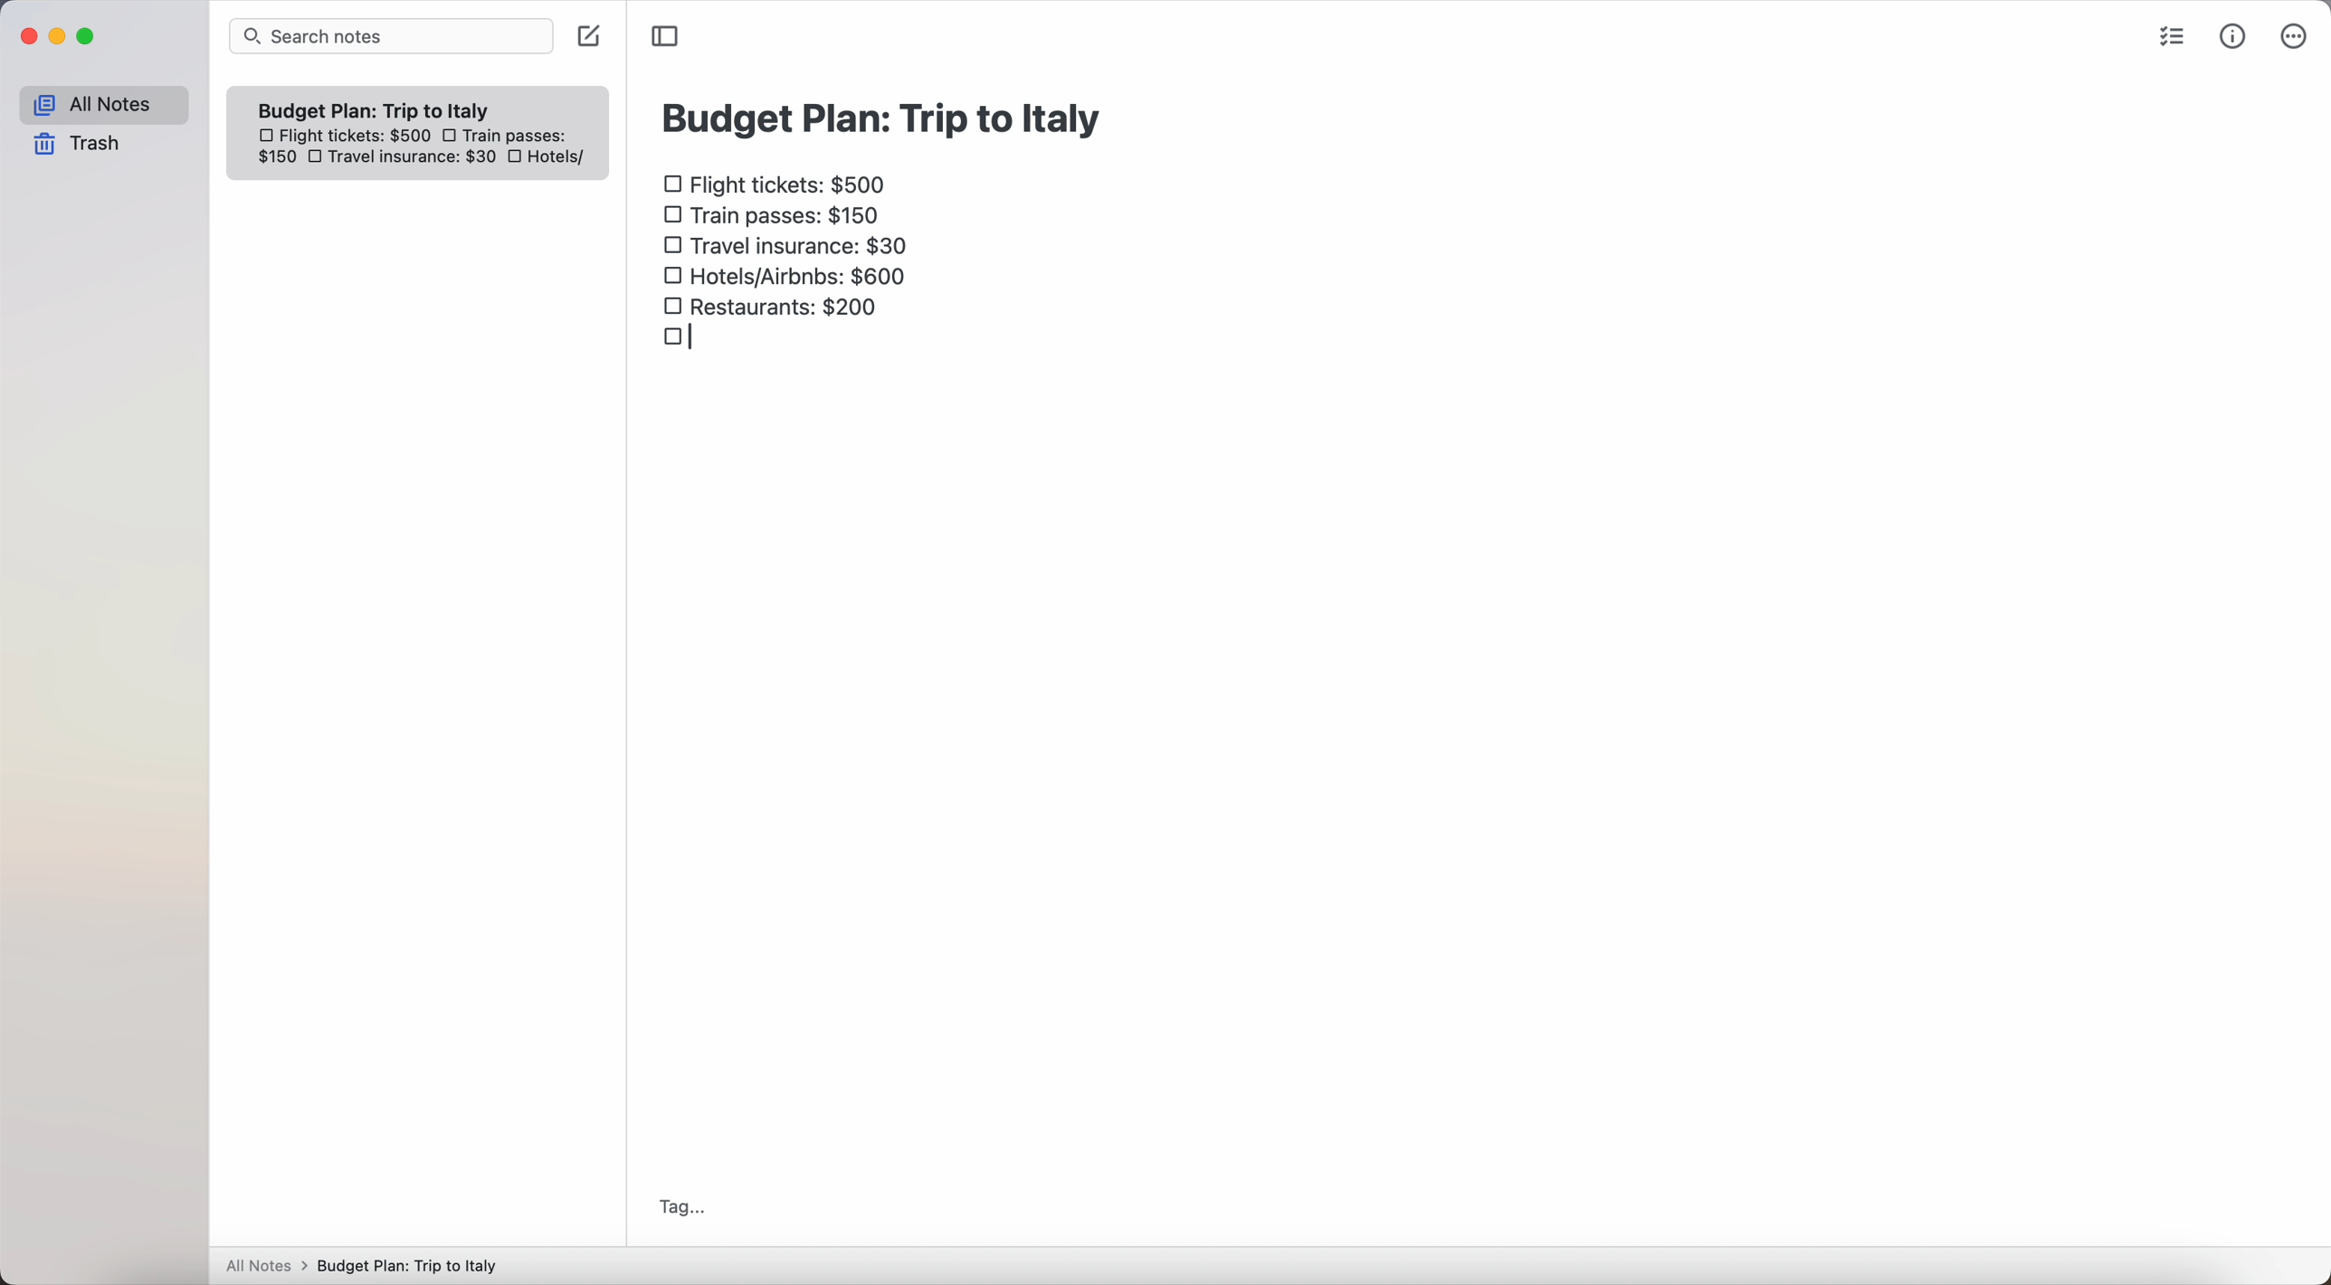  I want to click on maximize, so click(90, 37).